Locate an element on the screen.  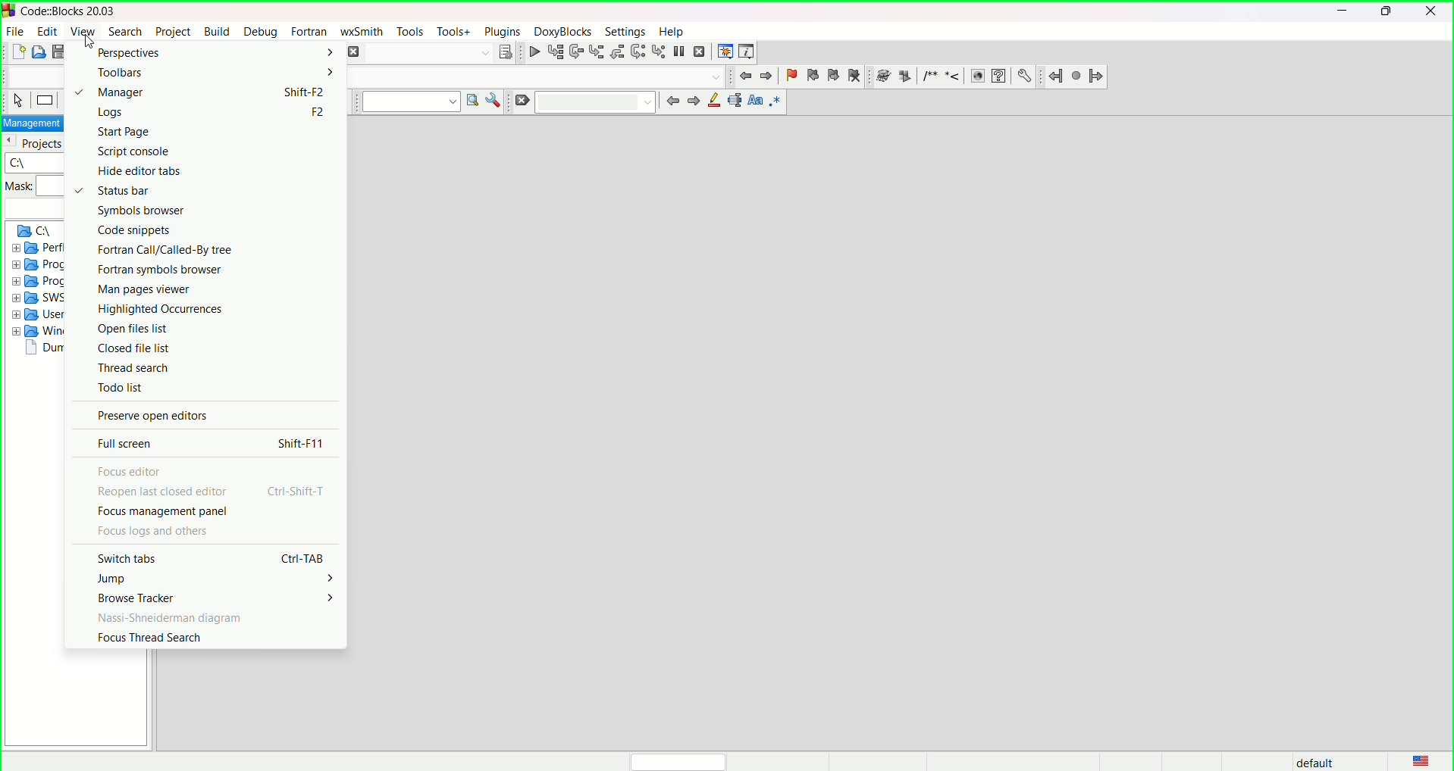
jump is located at coordinates (111, 578).